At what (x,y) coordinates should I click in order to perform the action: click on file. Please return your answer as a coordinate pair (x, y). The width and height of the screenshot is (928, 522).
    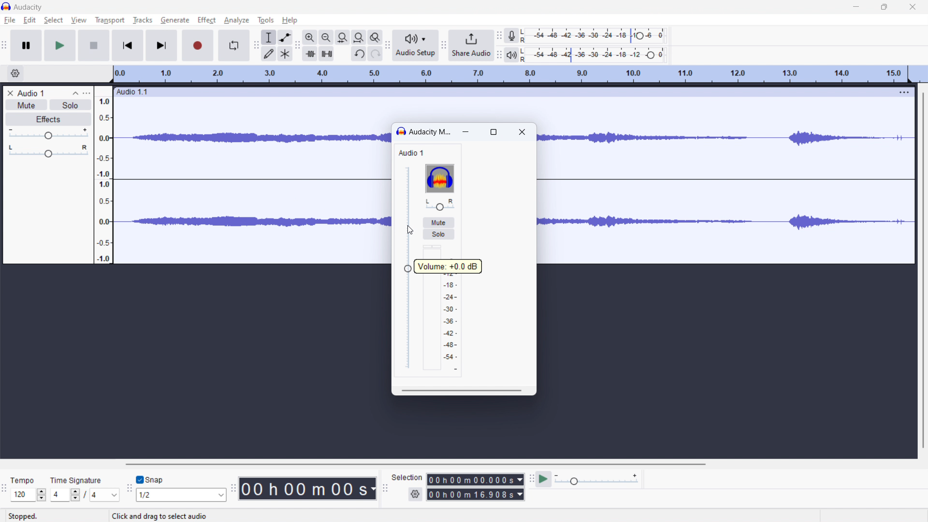
    Looking at the image, I should click on (10, 20).